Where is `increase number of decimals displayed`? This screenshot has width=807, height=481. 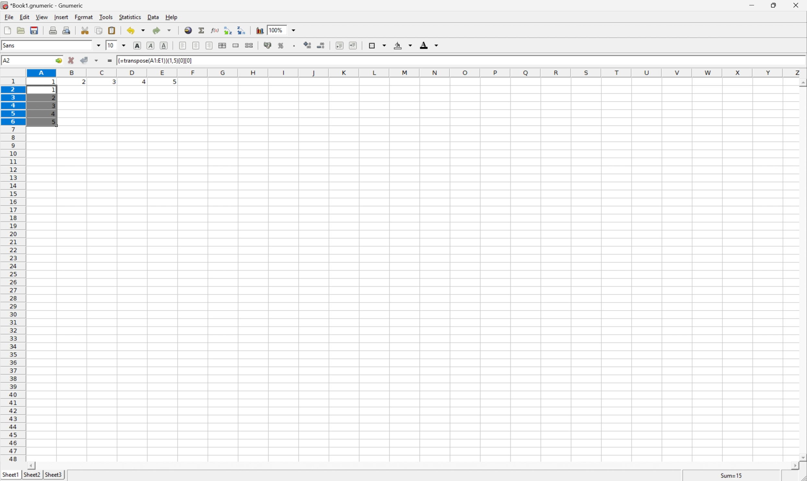
increase number of decimals displayed is located at coordinates (308, 45).